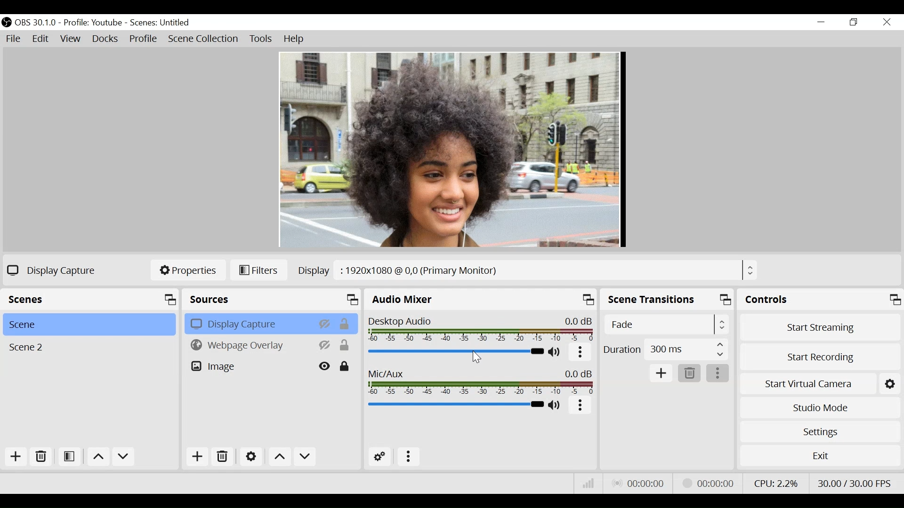 The width and height of the screenshot is (904, 508). Describe the element at coordinates (689, 373) in the screenshot. I see `Delete` at that location.